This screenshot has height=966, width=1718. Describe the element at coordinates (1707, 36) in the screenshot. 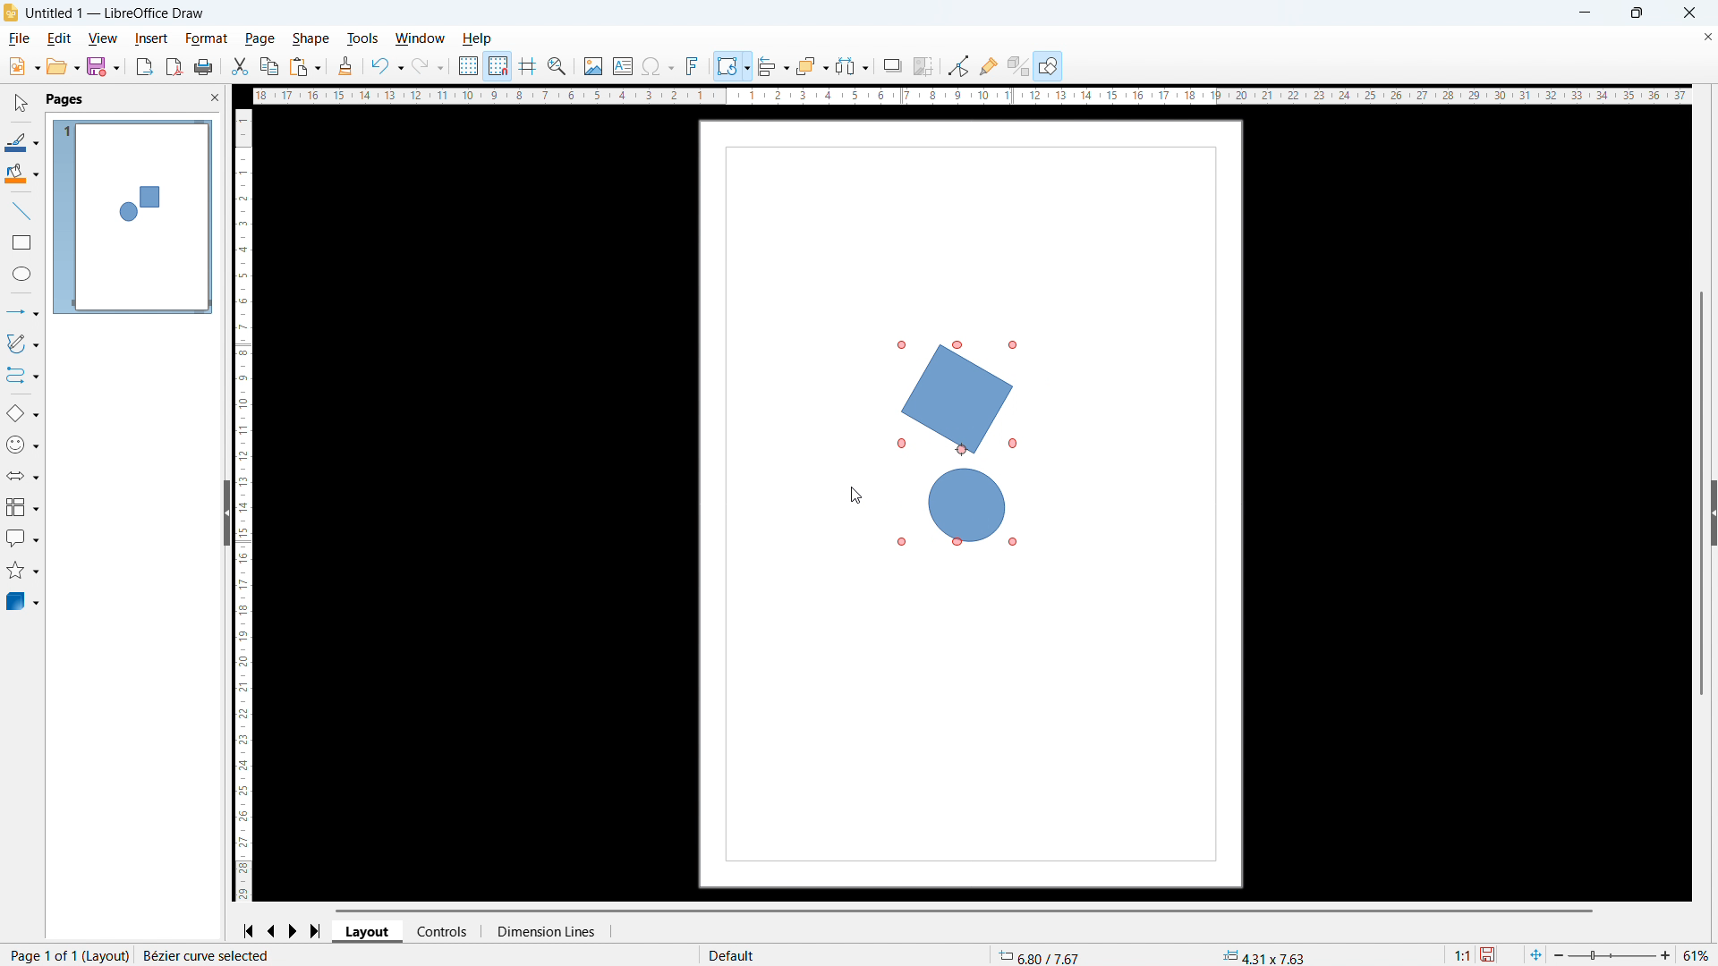

I see `Close document ` at that location.